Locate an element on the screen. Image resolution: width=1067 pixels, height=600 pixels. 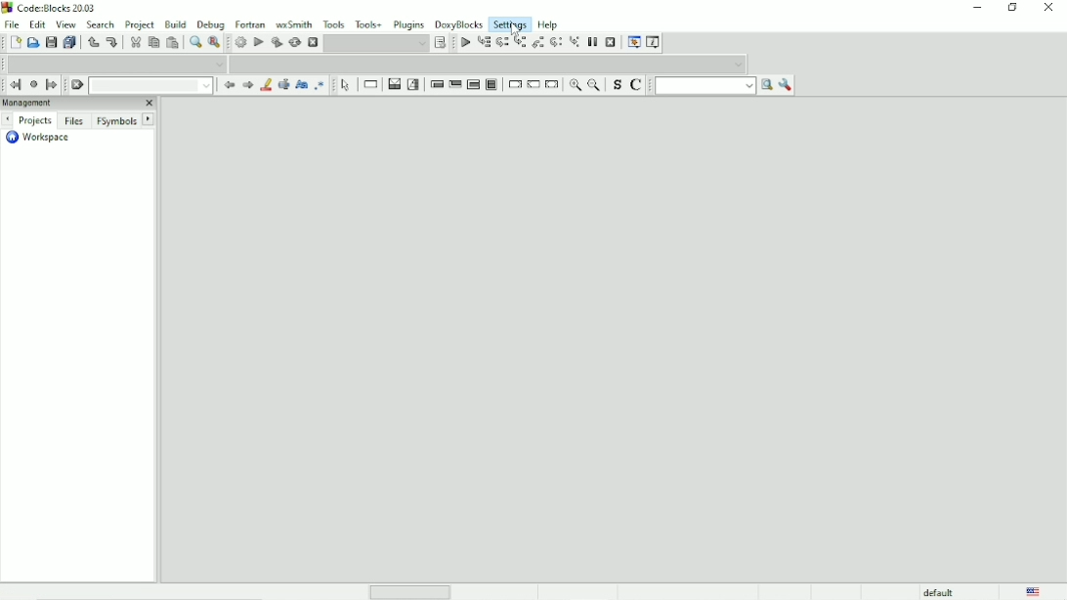
Minimize is located at coordinates (973, 8).